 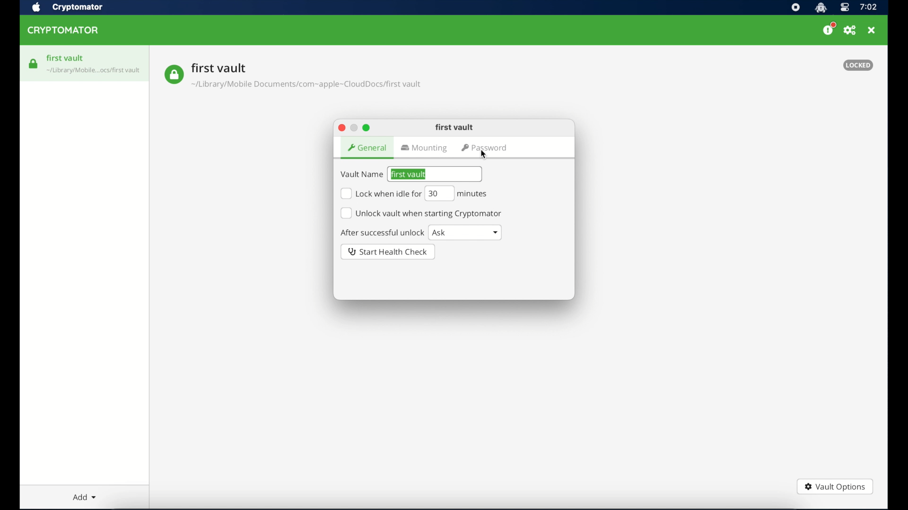 I want to click on vault icon, so click(x=34, y=64).